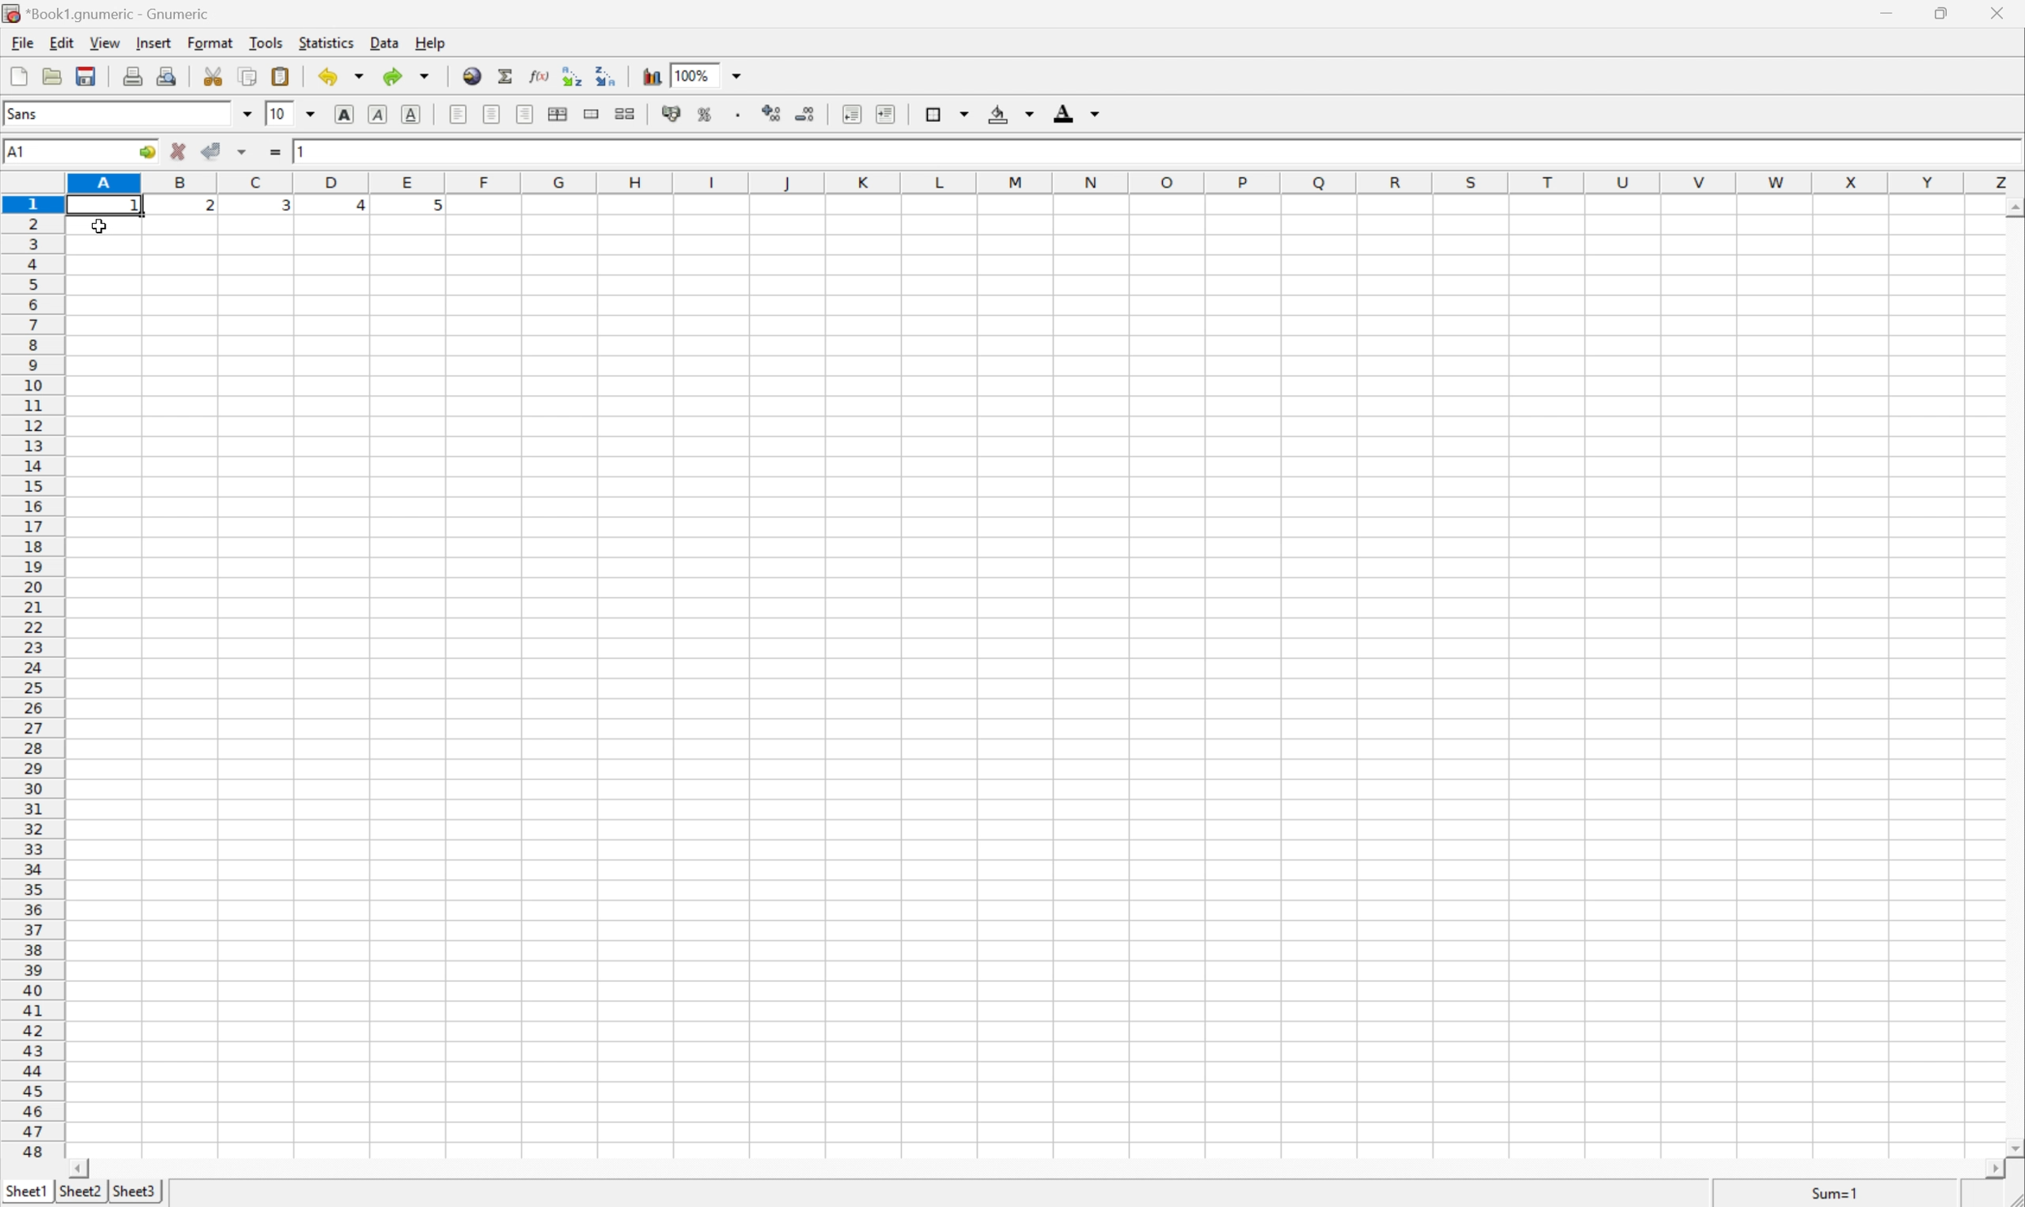  Describe the element at coordinates (573, 73) in the screenshot. I see `Sort the selected region in ascending order based on the first column selected` at that location.